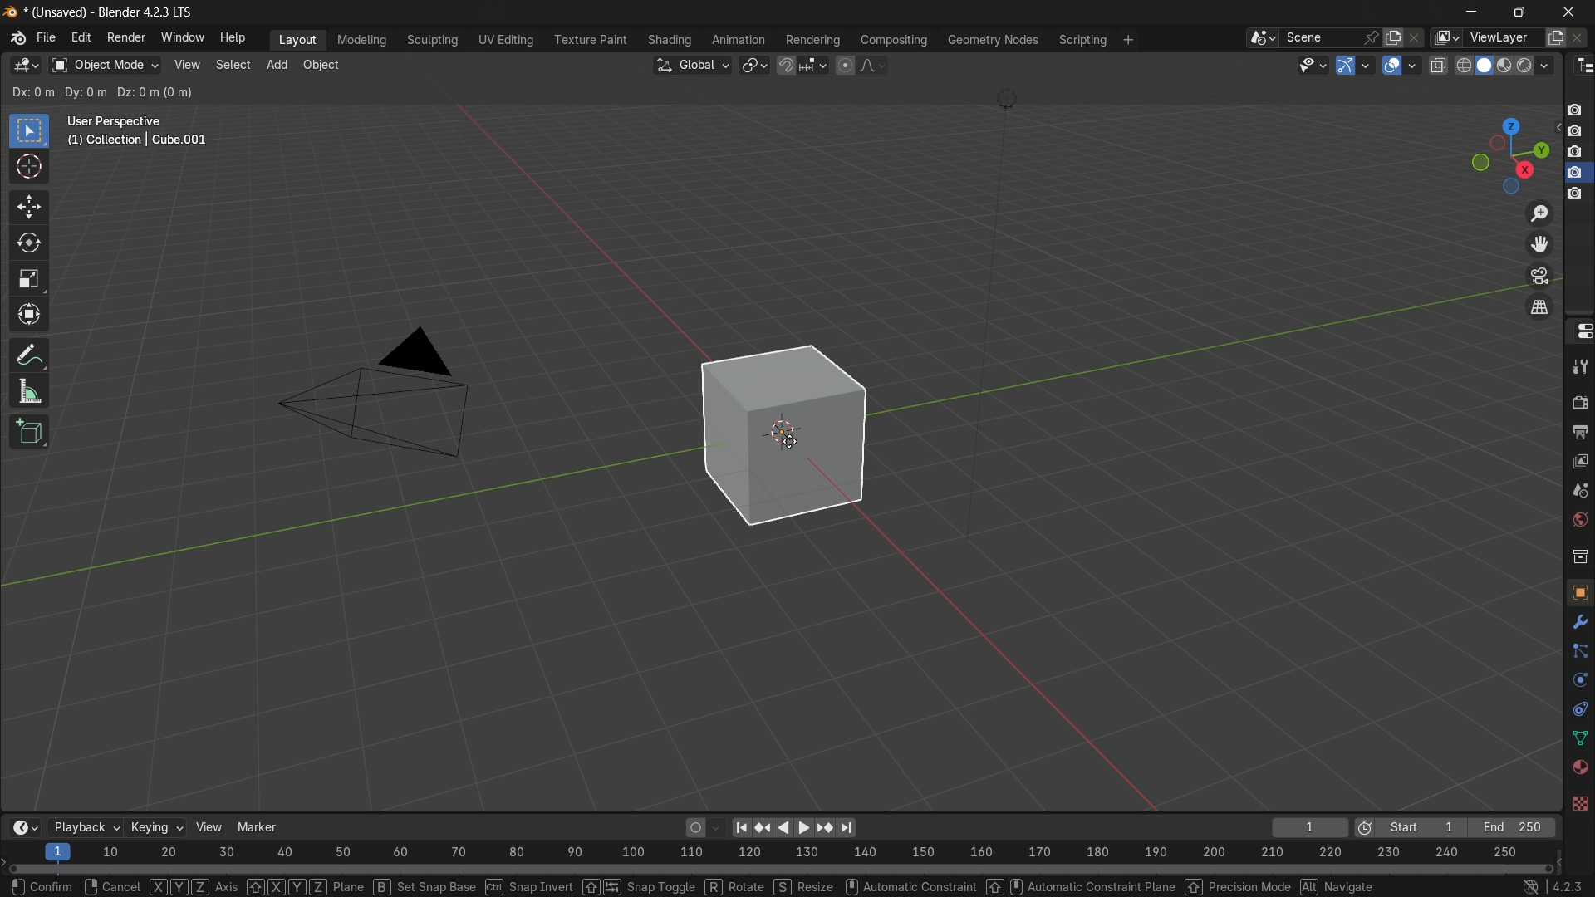 This screenshot has height=897, width=1595. What do you see at coordinates (1580, 805) in the screenshot?
I see `texture` at bounding box center [1580, 805].